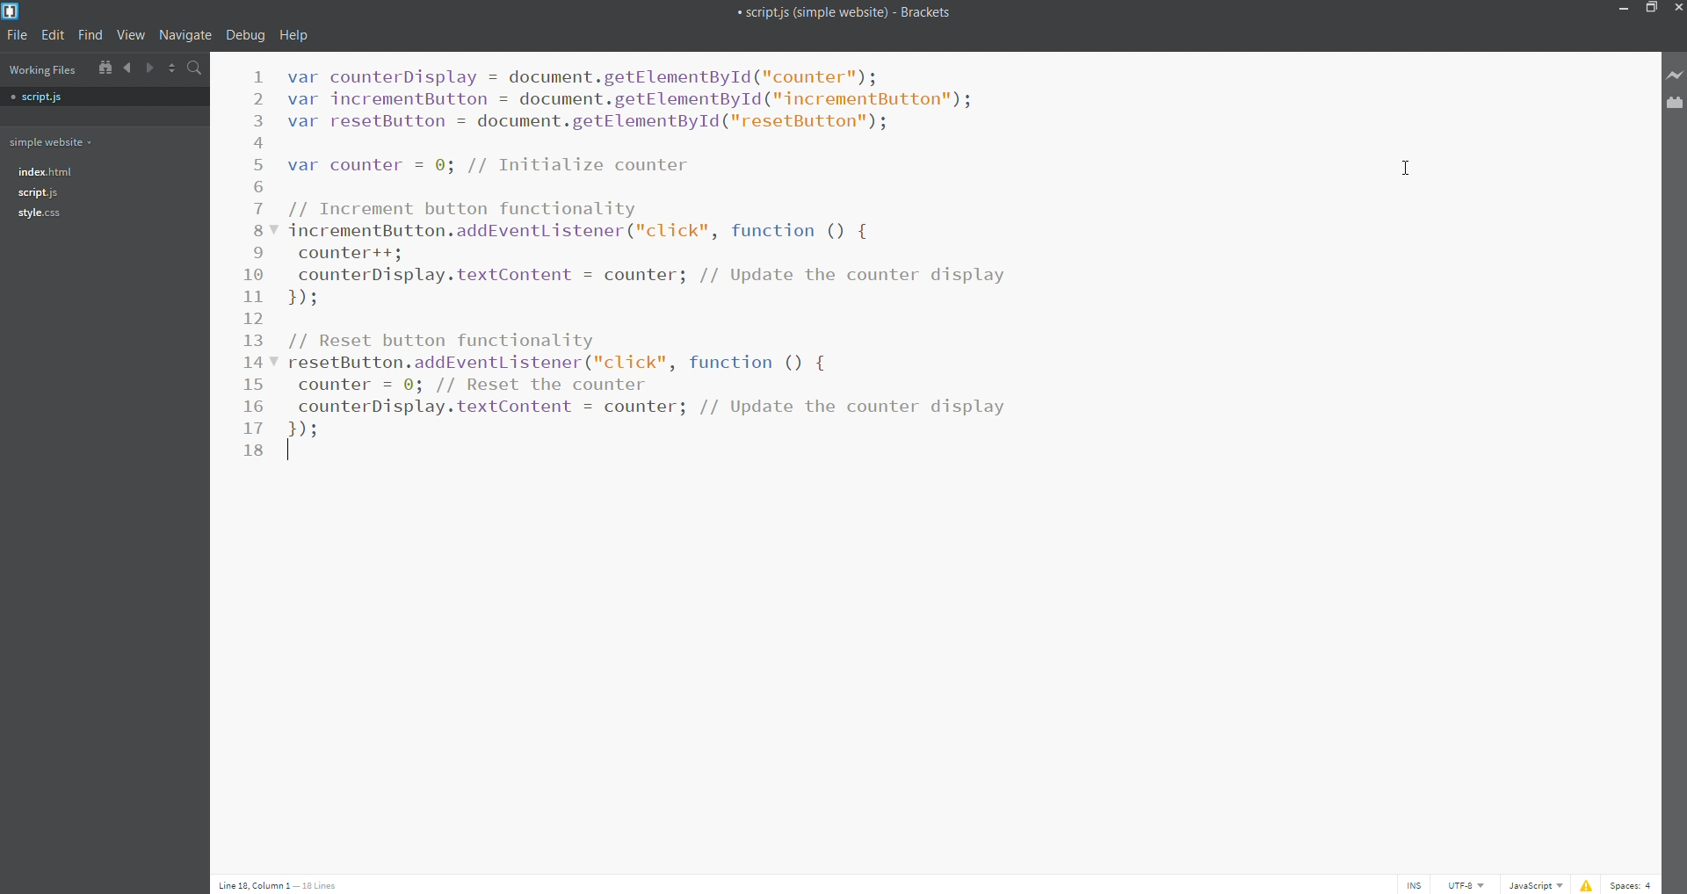 Image resolution: width=1687 pixels, height=894 pixels. I want to click on show errors, so click(1587, 886).